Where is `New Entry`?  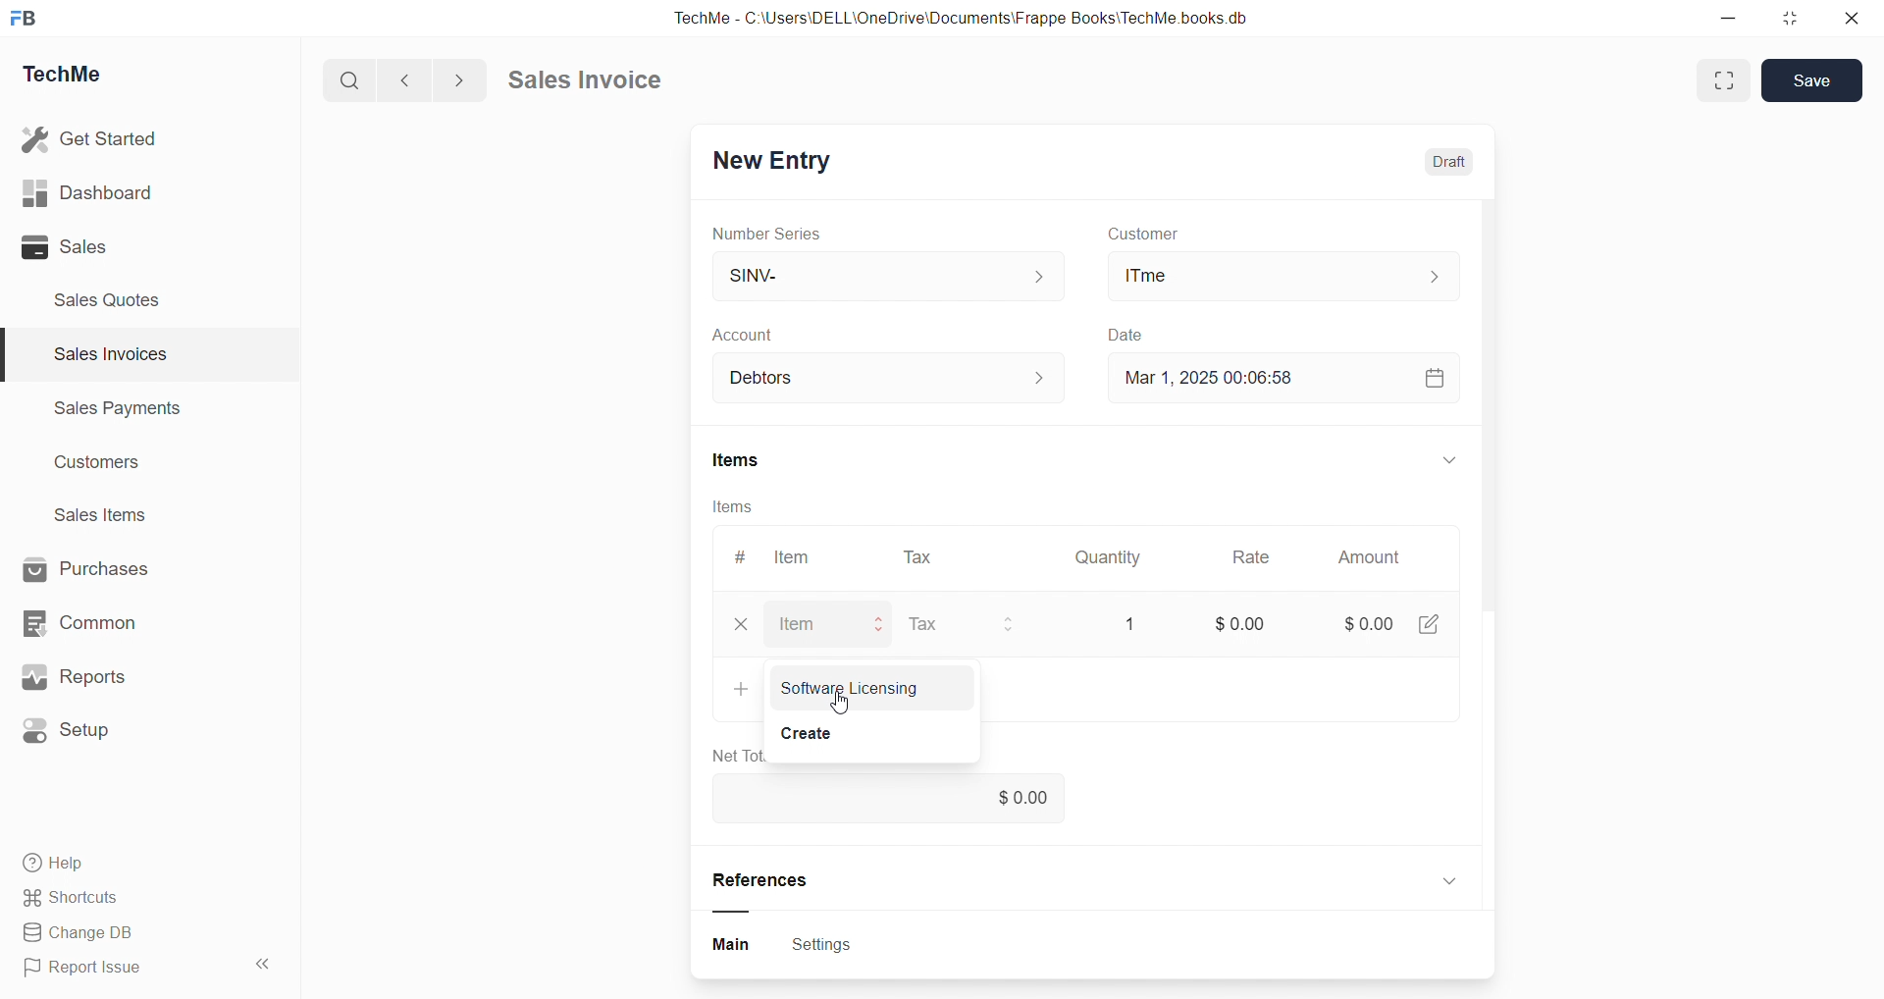 New Entry is located at coordinates (779, 157).